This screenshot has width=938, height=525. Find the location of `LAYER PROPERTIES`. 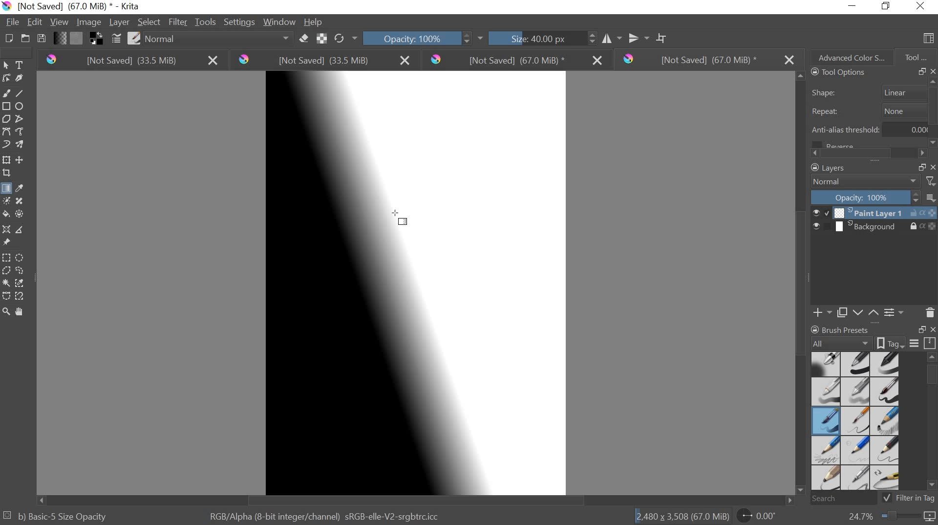

LAYER PROPERTIES is located at coordinates (894, 312).